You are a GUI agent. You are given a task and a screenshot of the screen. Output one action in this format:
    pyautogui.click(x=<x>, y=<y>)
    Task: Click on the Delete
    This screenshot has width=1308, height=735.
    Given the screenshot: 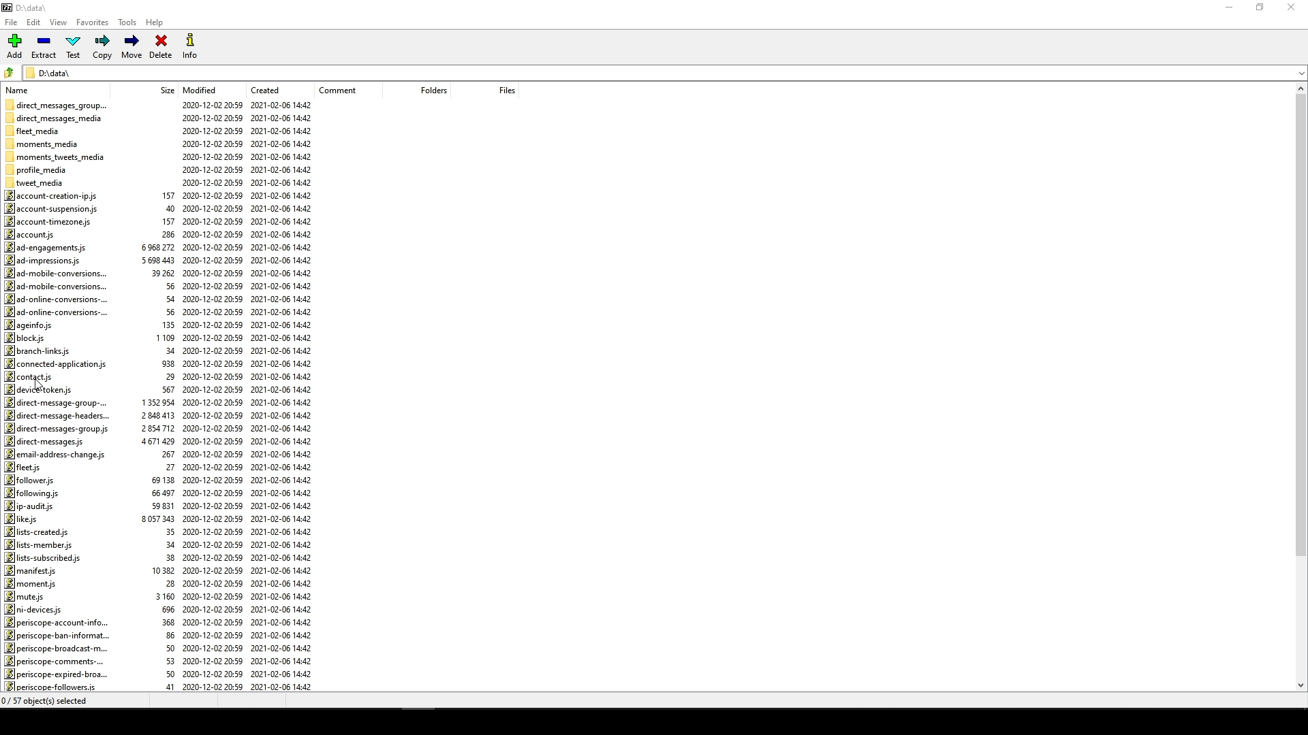 What is the action you would take?
    pyautogui.click(x=160, y=48)
    